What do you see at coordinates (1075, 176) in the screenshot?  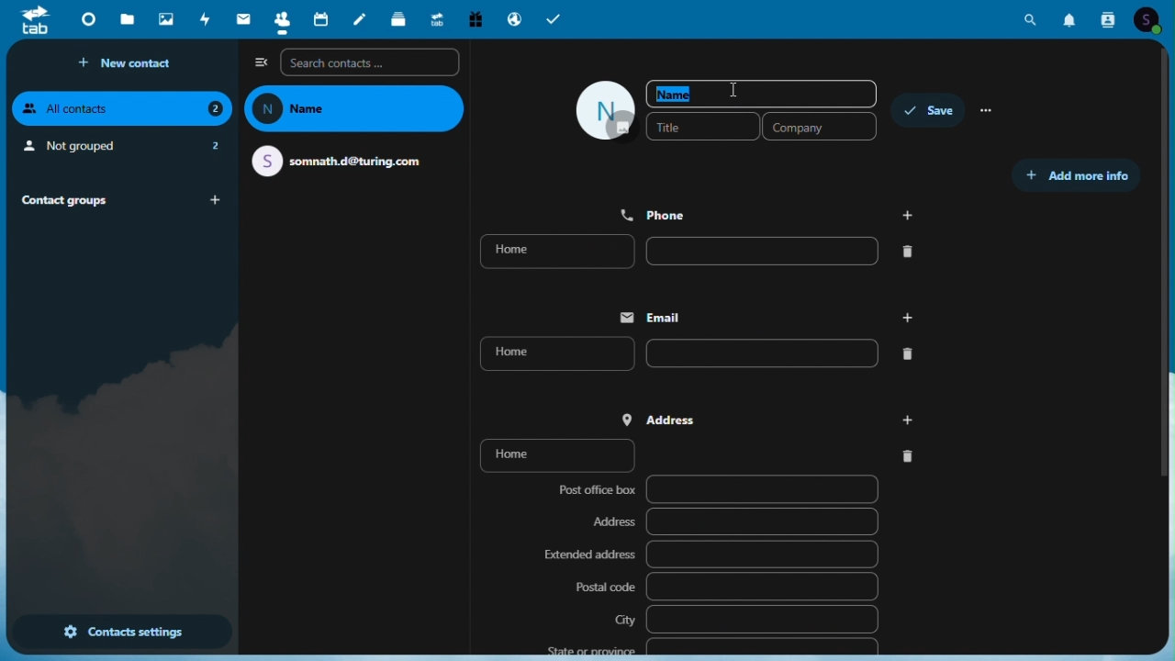 I see `Add more info` at bounding box center [1075, 176].